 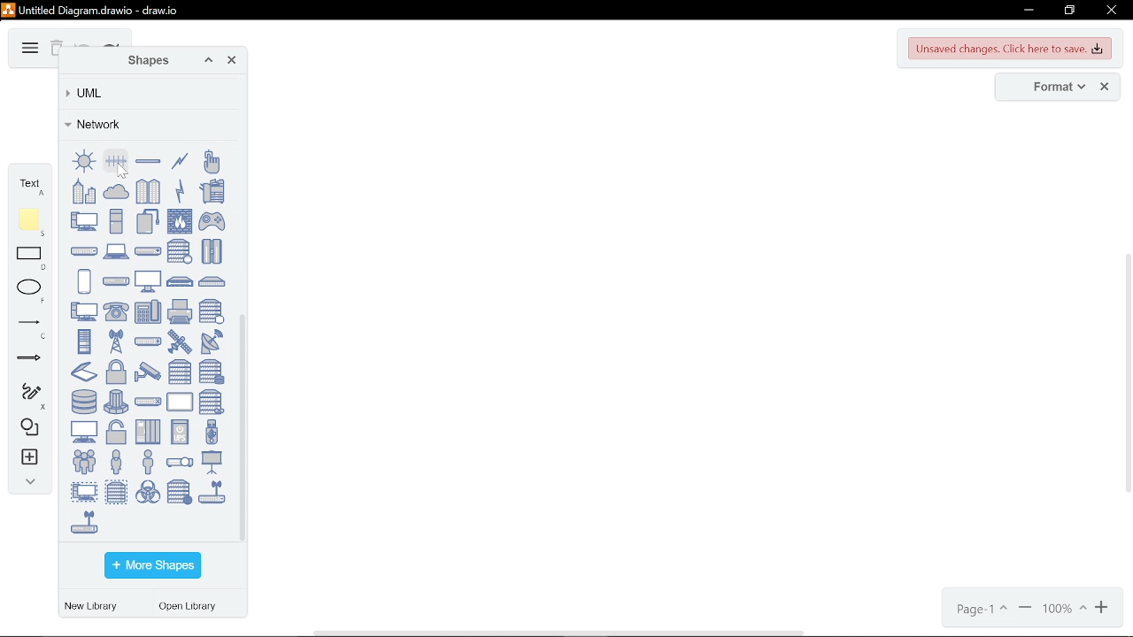 I want to click on virtual PC, so click(x=84, y=491).